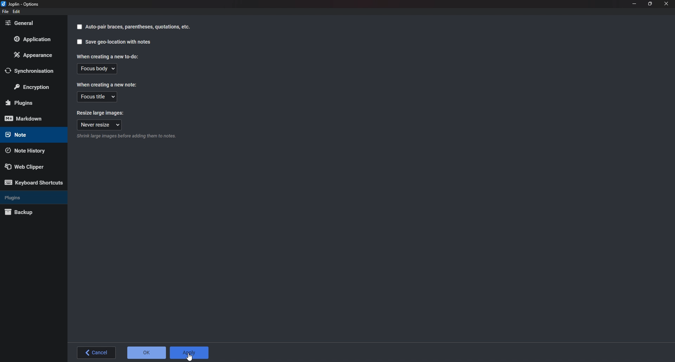 Image resolution: width=675 pixels, height=362 pixels. I want to click on back, so click(97, 352).